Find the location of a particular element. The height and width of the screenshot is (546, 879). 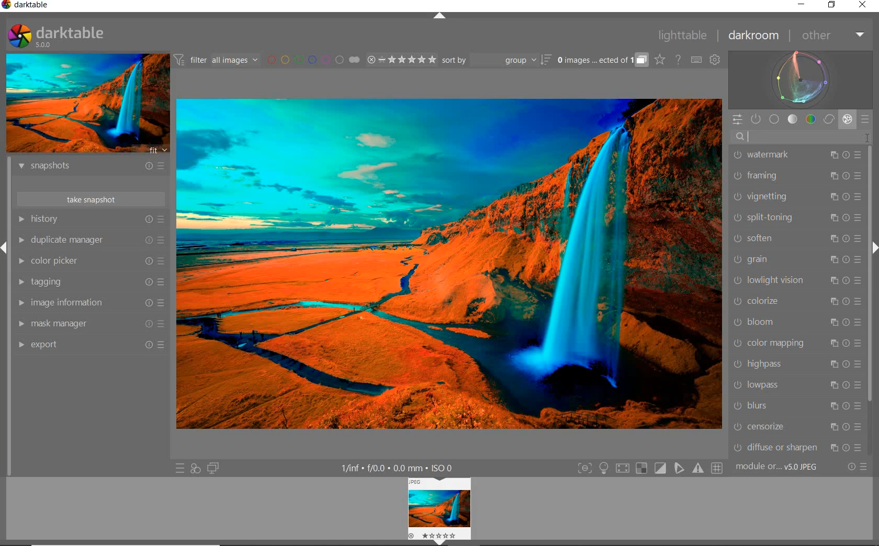

blurs is located at coordinates (796, 406).